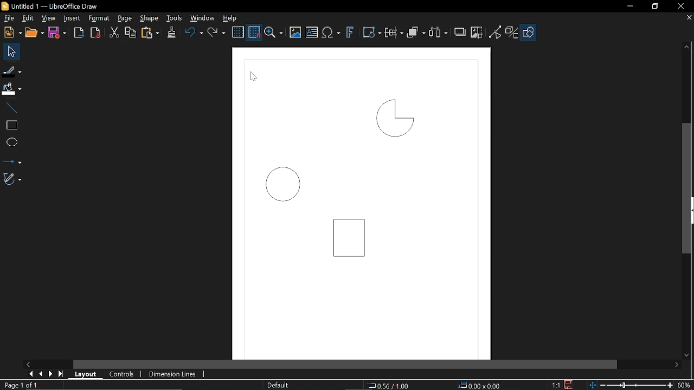  What do you see at coordinates (79, 32) in the screenshot?
I see `Export` at bounding box center [79, 32].